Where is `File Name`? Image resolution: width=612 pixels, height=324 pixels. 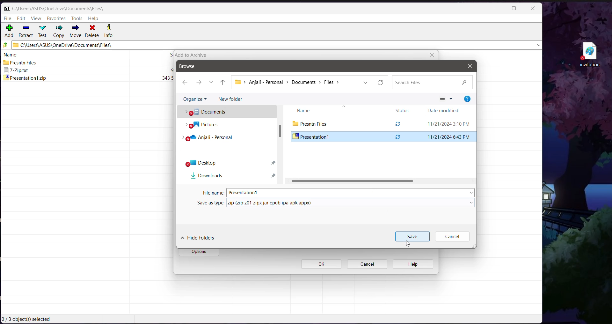 File Name is located at coordinates (213, 193).